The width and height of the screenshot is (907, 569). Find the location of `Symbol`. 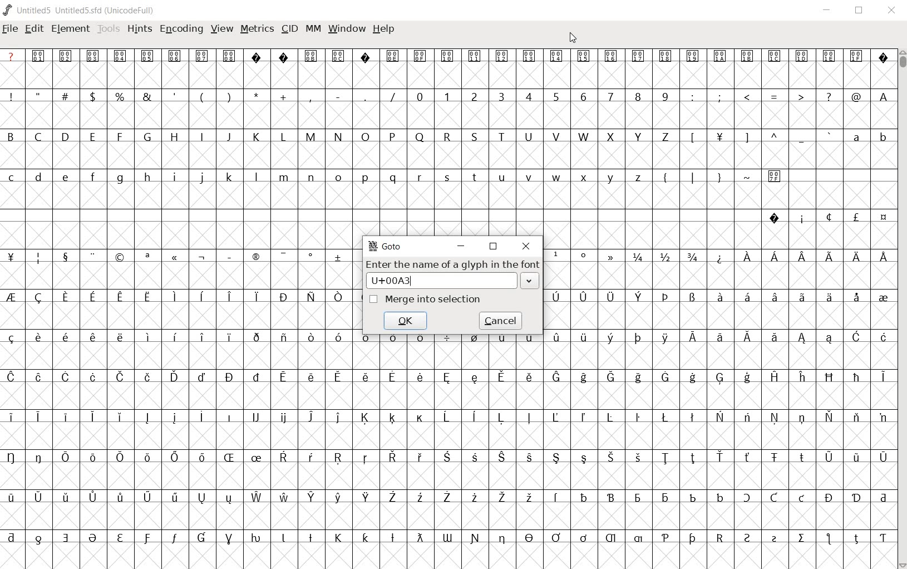

Symbol is located at coordinates (147, 257).